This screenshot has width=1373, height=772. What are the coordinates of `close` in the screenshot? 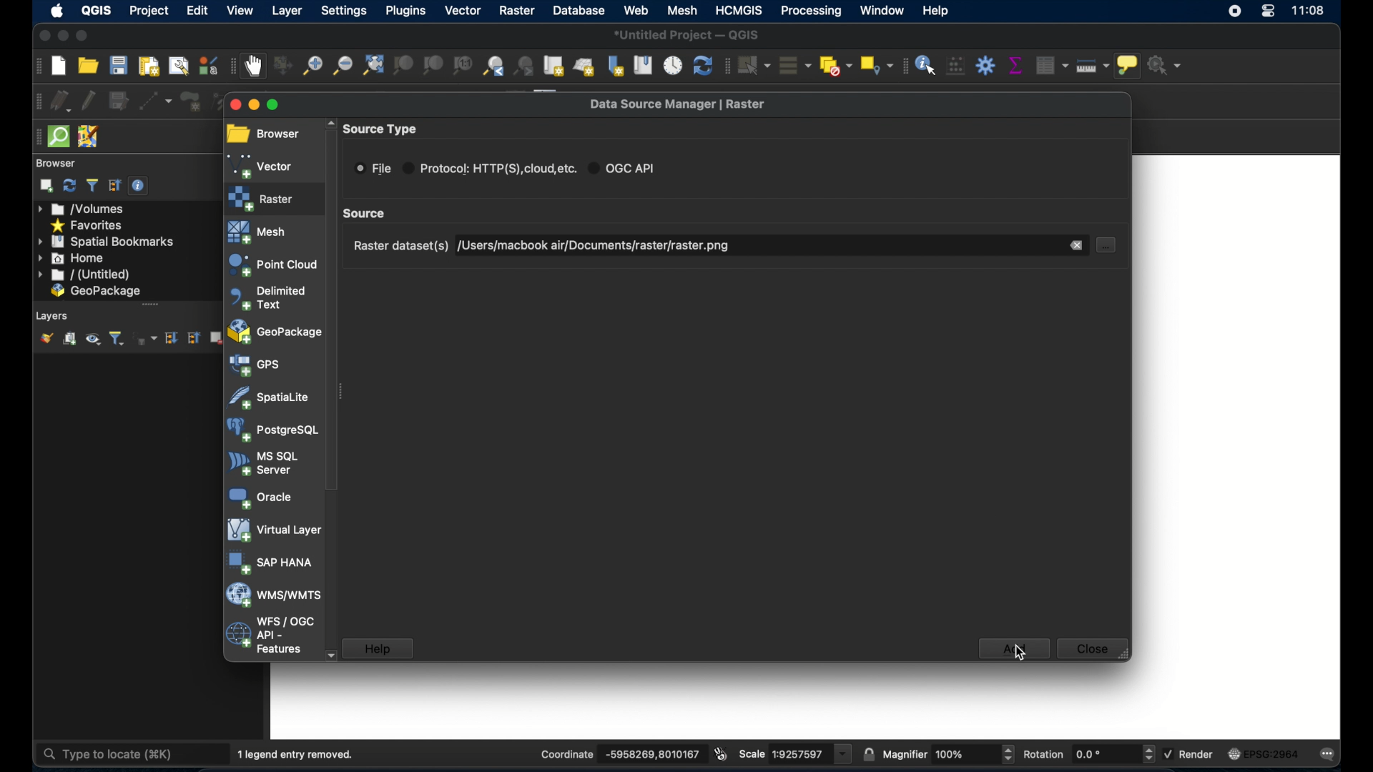 It's located at (41, 36).